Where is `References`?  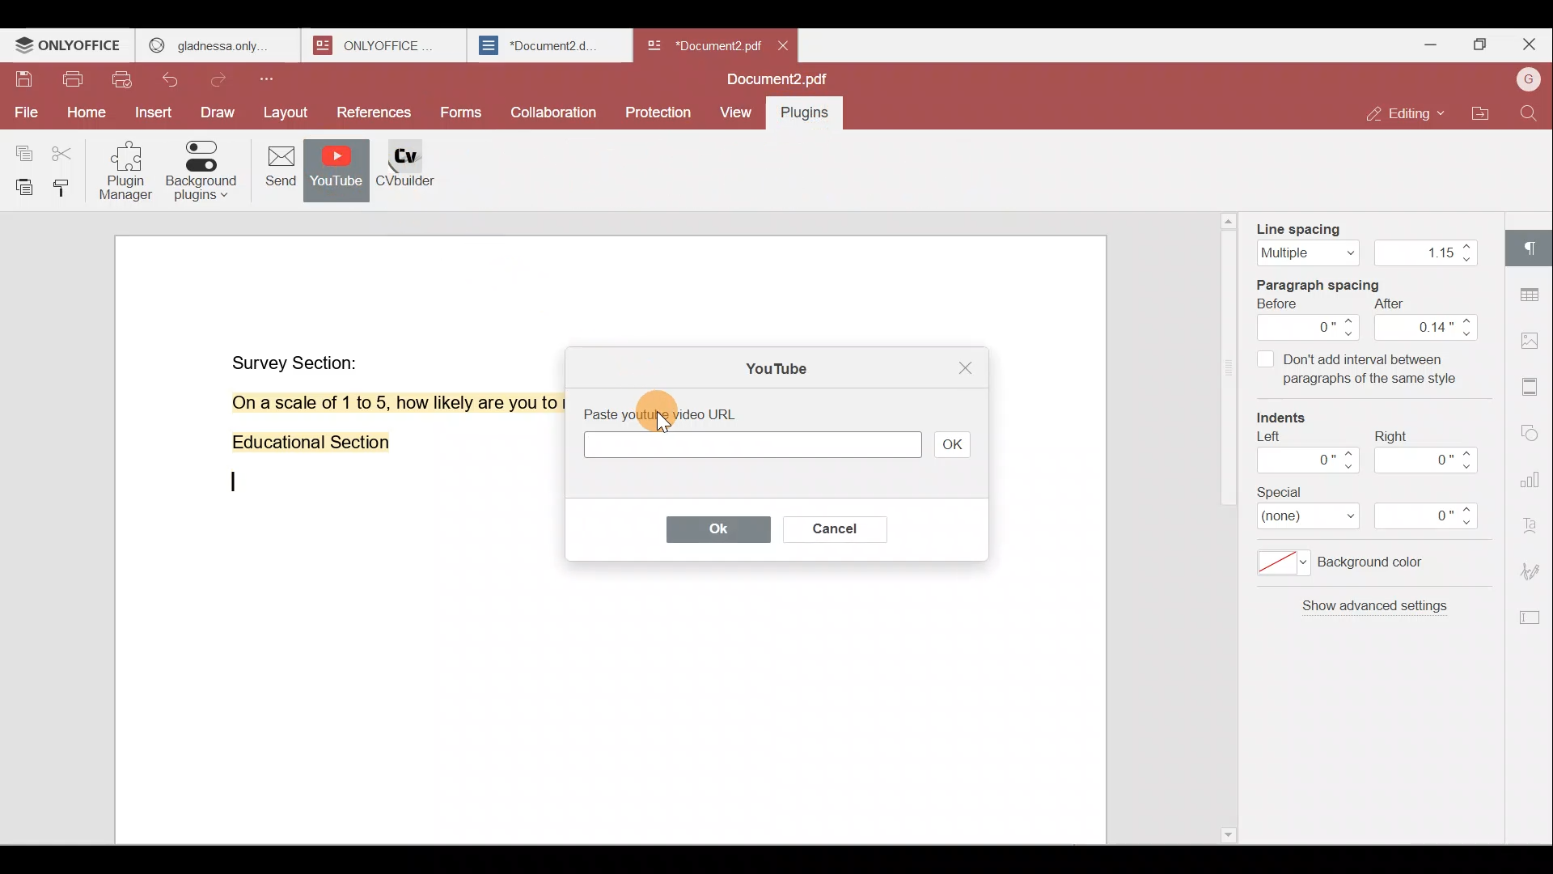 References is located at coordinates (375, 114).